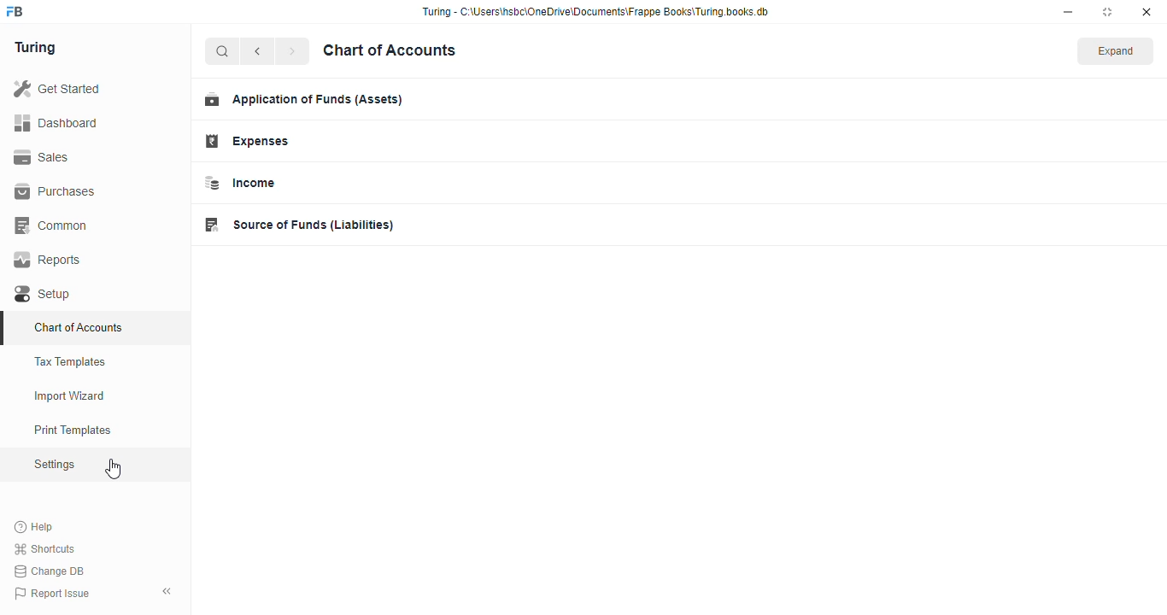 The image size is (1167, 615). What do you see at coordinates (48, 260) in the screenshot?
I see `reports` at bounding box center [48, 260].